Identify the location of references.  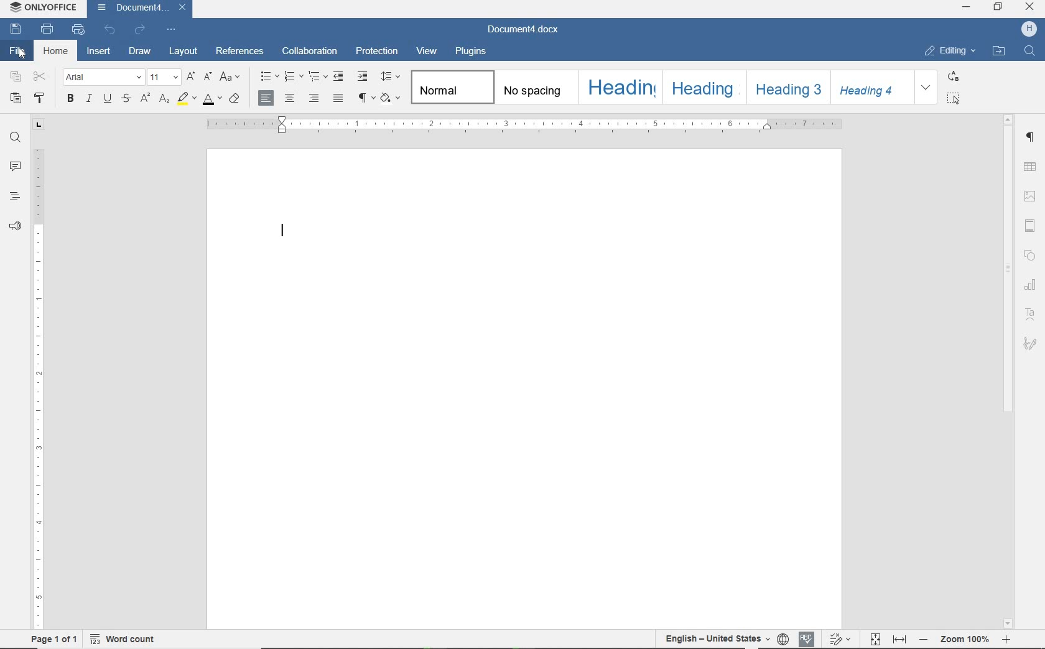
(241, 53).